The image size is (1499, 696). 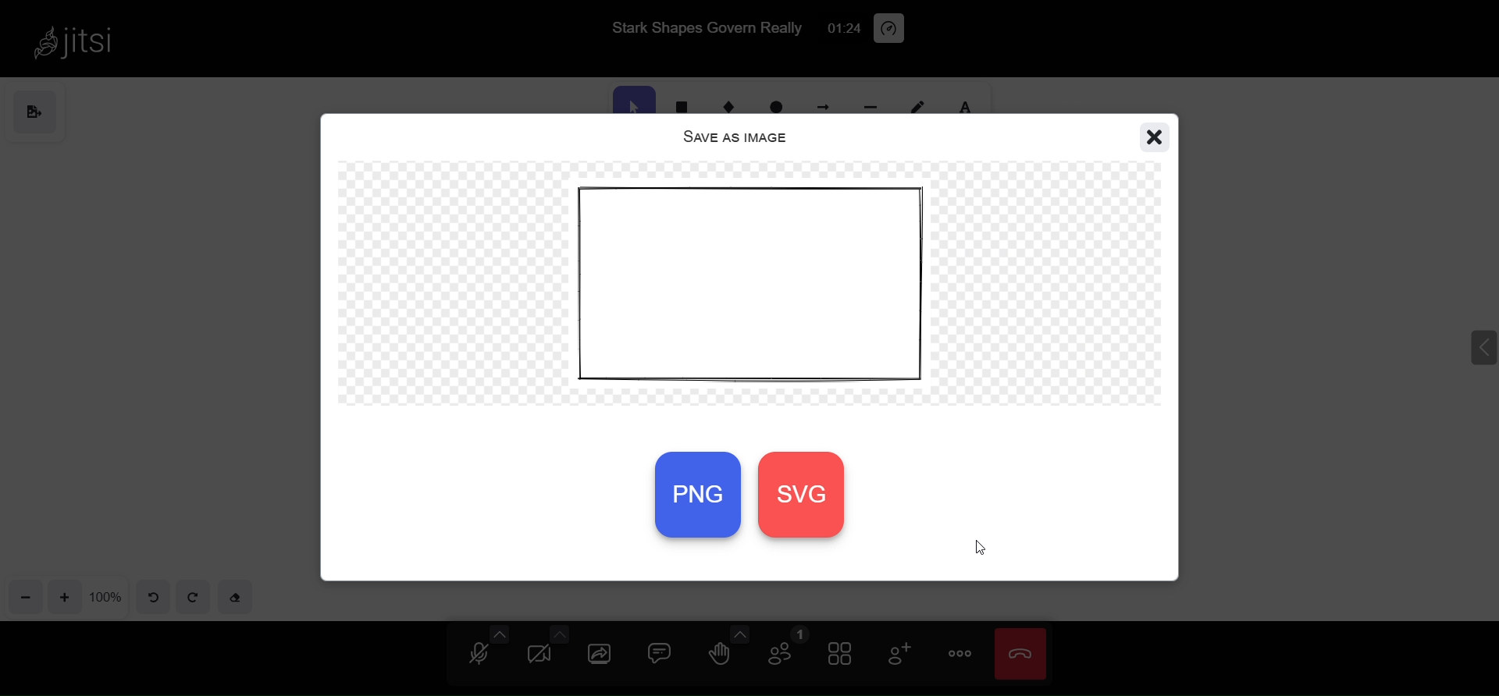 What do you see at coordinates (736, 632) in the screenshot?
I see `more emoji` at bounding box center [736, 632].